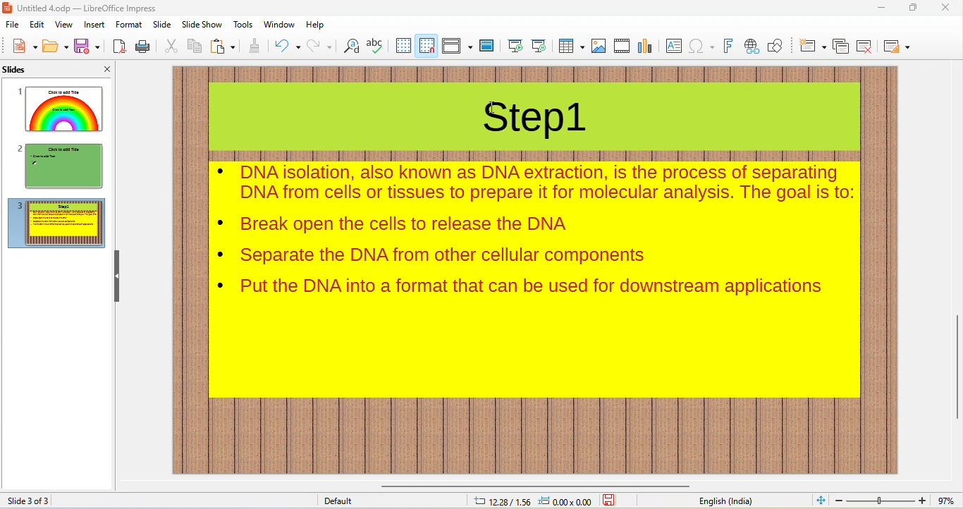 The width and height of the screenshot is (963, 509). I want to click on tools, so click(244, 25).